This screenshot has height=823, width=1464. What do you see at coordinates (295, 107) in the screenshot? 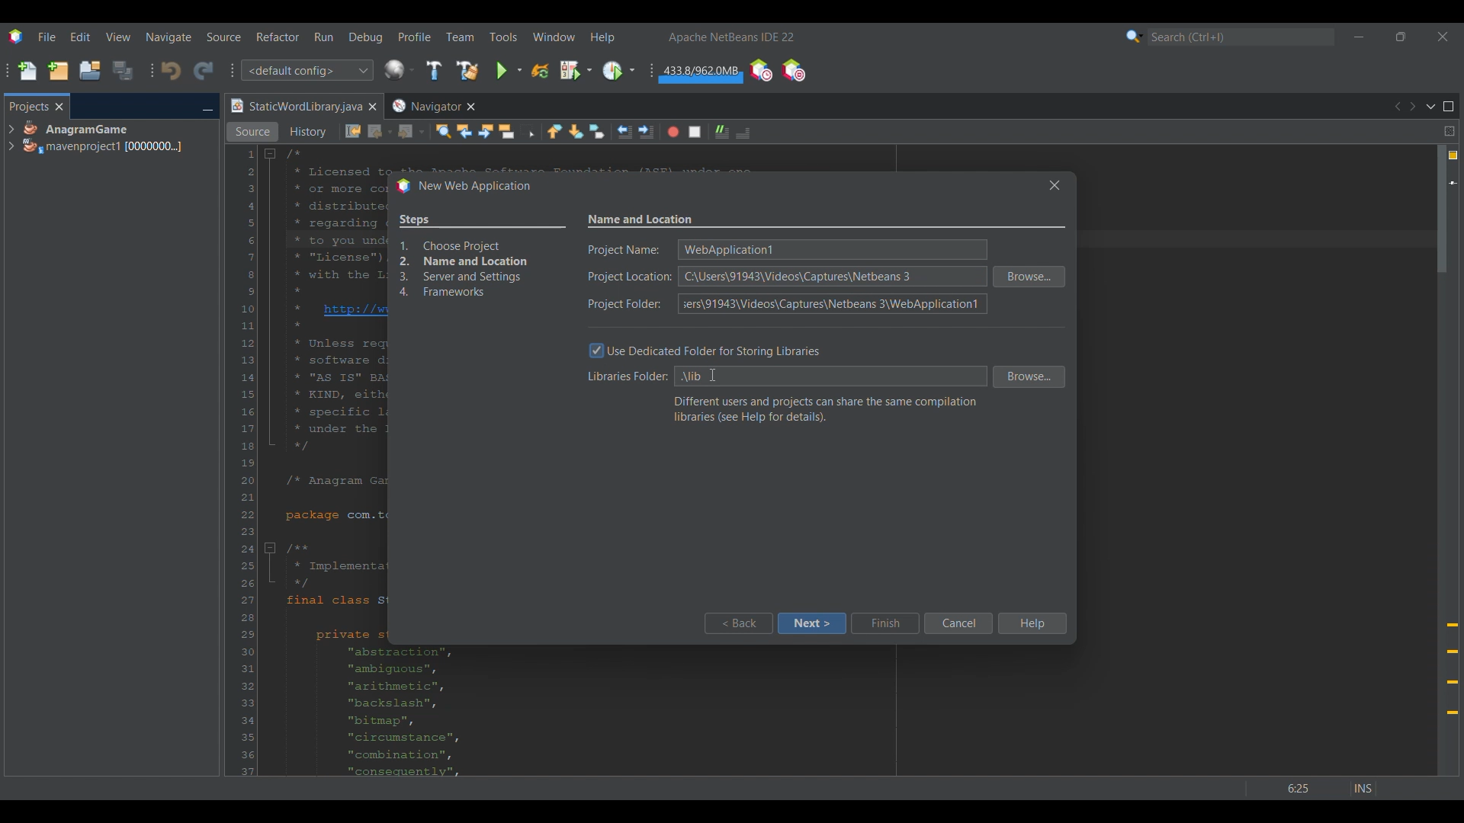
I see `Current tab highlighted` at bounding box center [295, 107].